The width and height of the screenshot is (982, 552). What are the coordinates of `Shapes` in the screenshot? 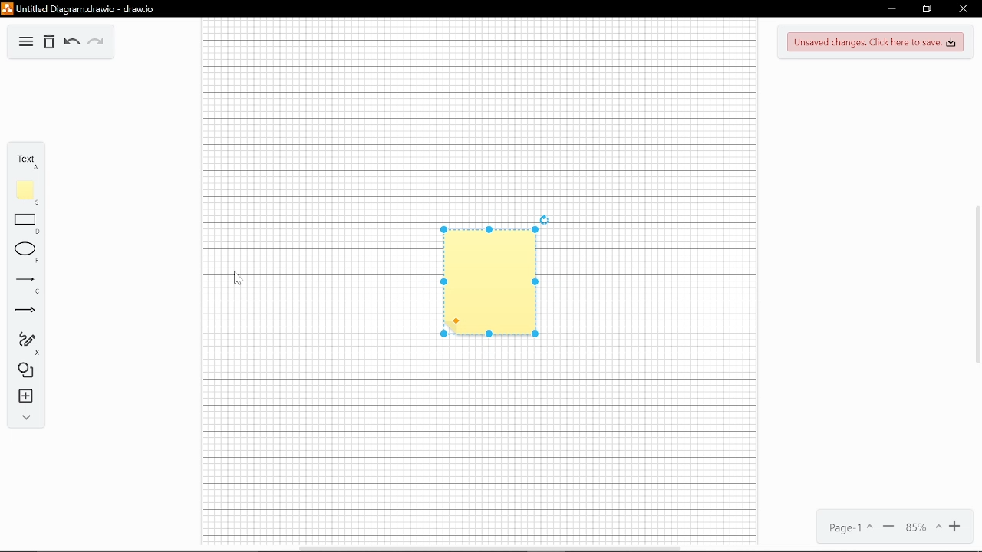 It's located at (24, 370).